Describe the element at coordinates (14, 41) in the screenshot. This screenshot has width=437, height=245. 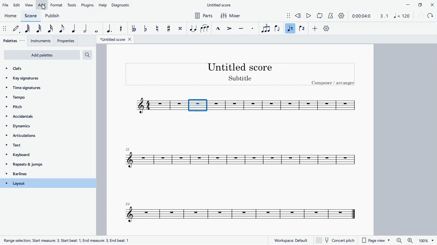
I see `palettes` at that location.